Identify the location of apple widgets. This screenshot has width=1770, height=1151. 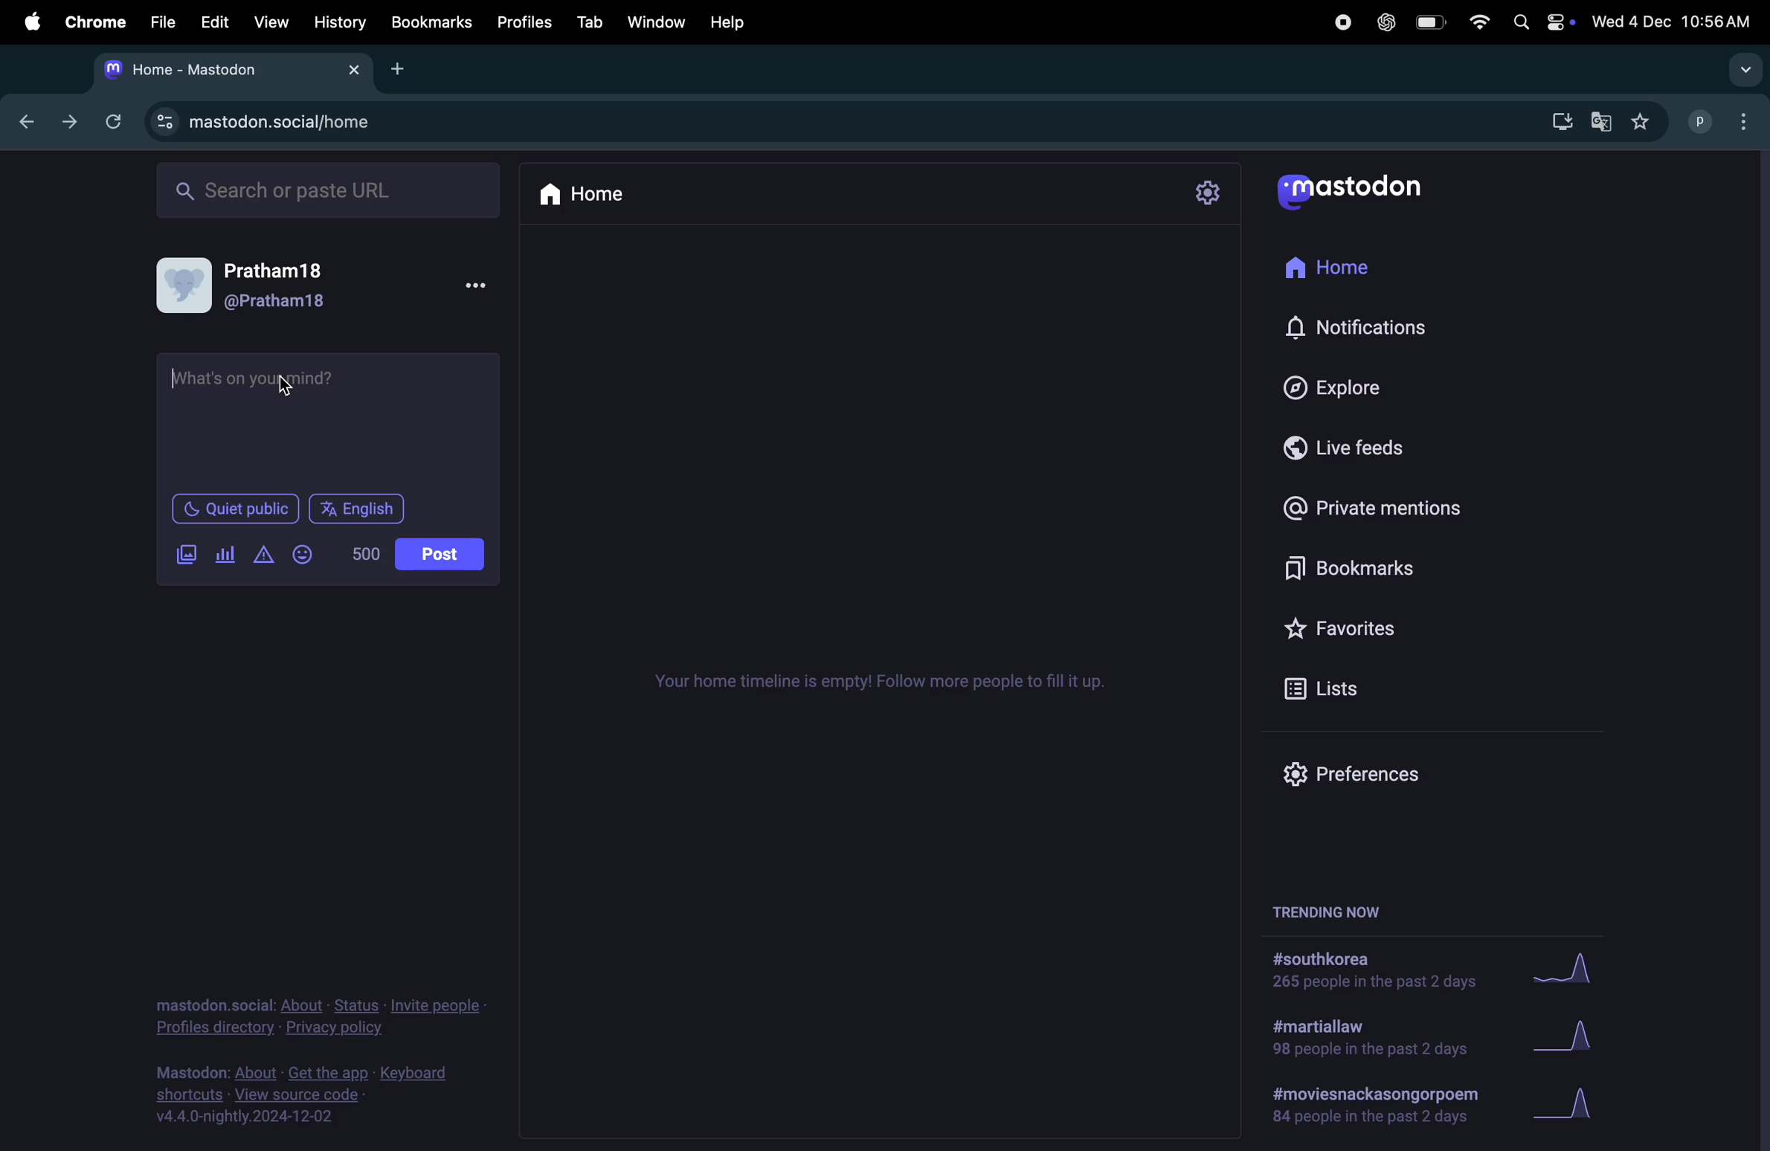
(1542, 21).